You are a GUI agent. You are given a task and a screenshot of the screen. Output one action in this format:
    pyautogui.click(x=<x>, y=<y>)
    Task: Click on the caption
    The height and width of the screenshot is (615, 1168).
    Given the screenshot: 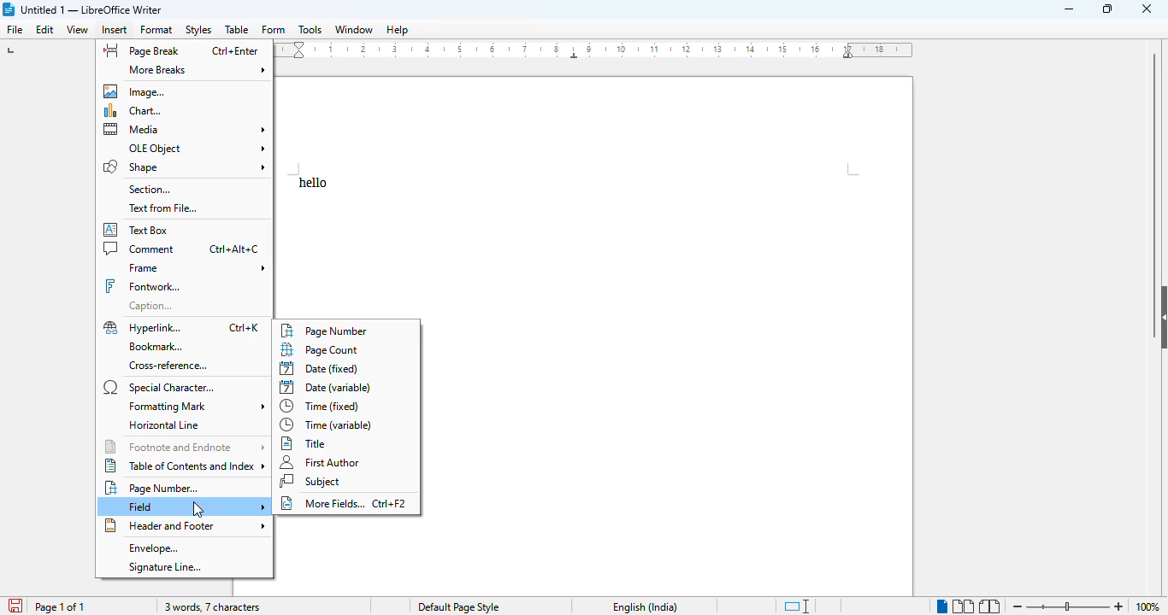 What is the action you would take?
    pyautogui.click(x=152, y=307)
    